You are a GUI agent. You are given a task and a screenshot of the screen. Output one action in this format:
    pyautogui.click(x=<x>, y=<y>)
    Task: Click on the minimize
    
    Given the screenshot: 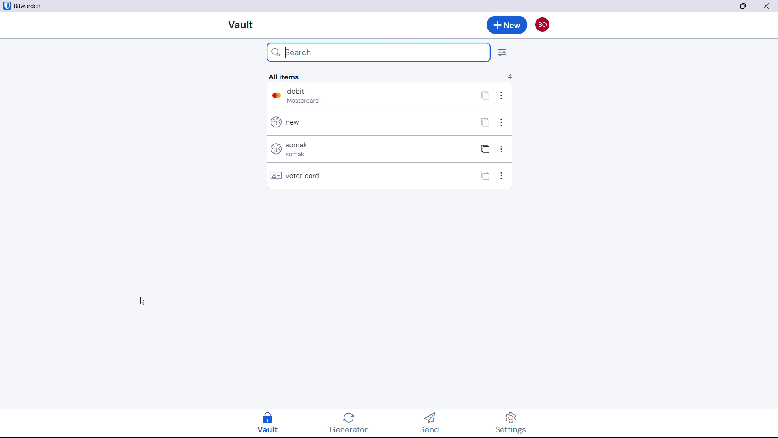 What is the action you would take?
    pyautogui.click(x=721, y=6)
    